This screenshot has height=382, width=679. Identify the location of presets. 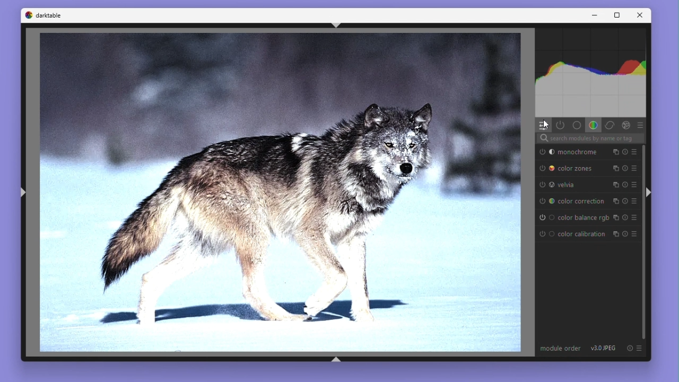
(635, 202).